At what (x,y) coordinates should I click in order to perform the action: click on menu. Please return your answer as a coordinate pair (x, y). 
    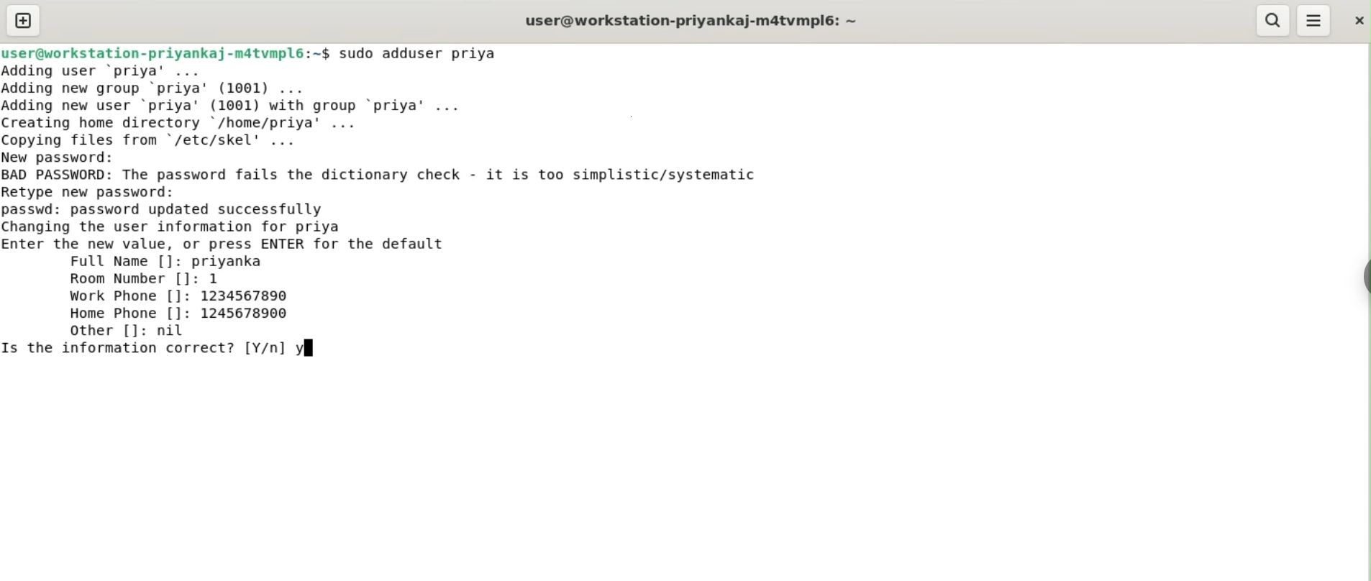
    Looking at the image, I should click on (1315, 21).